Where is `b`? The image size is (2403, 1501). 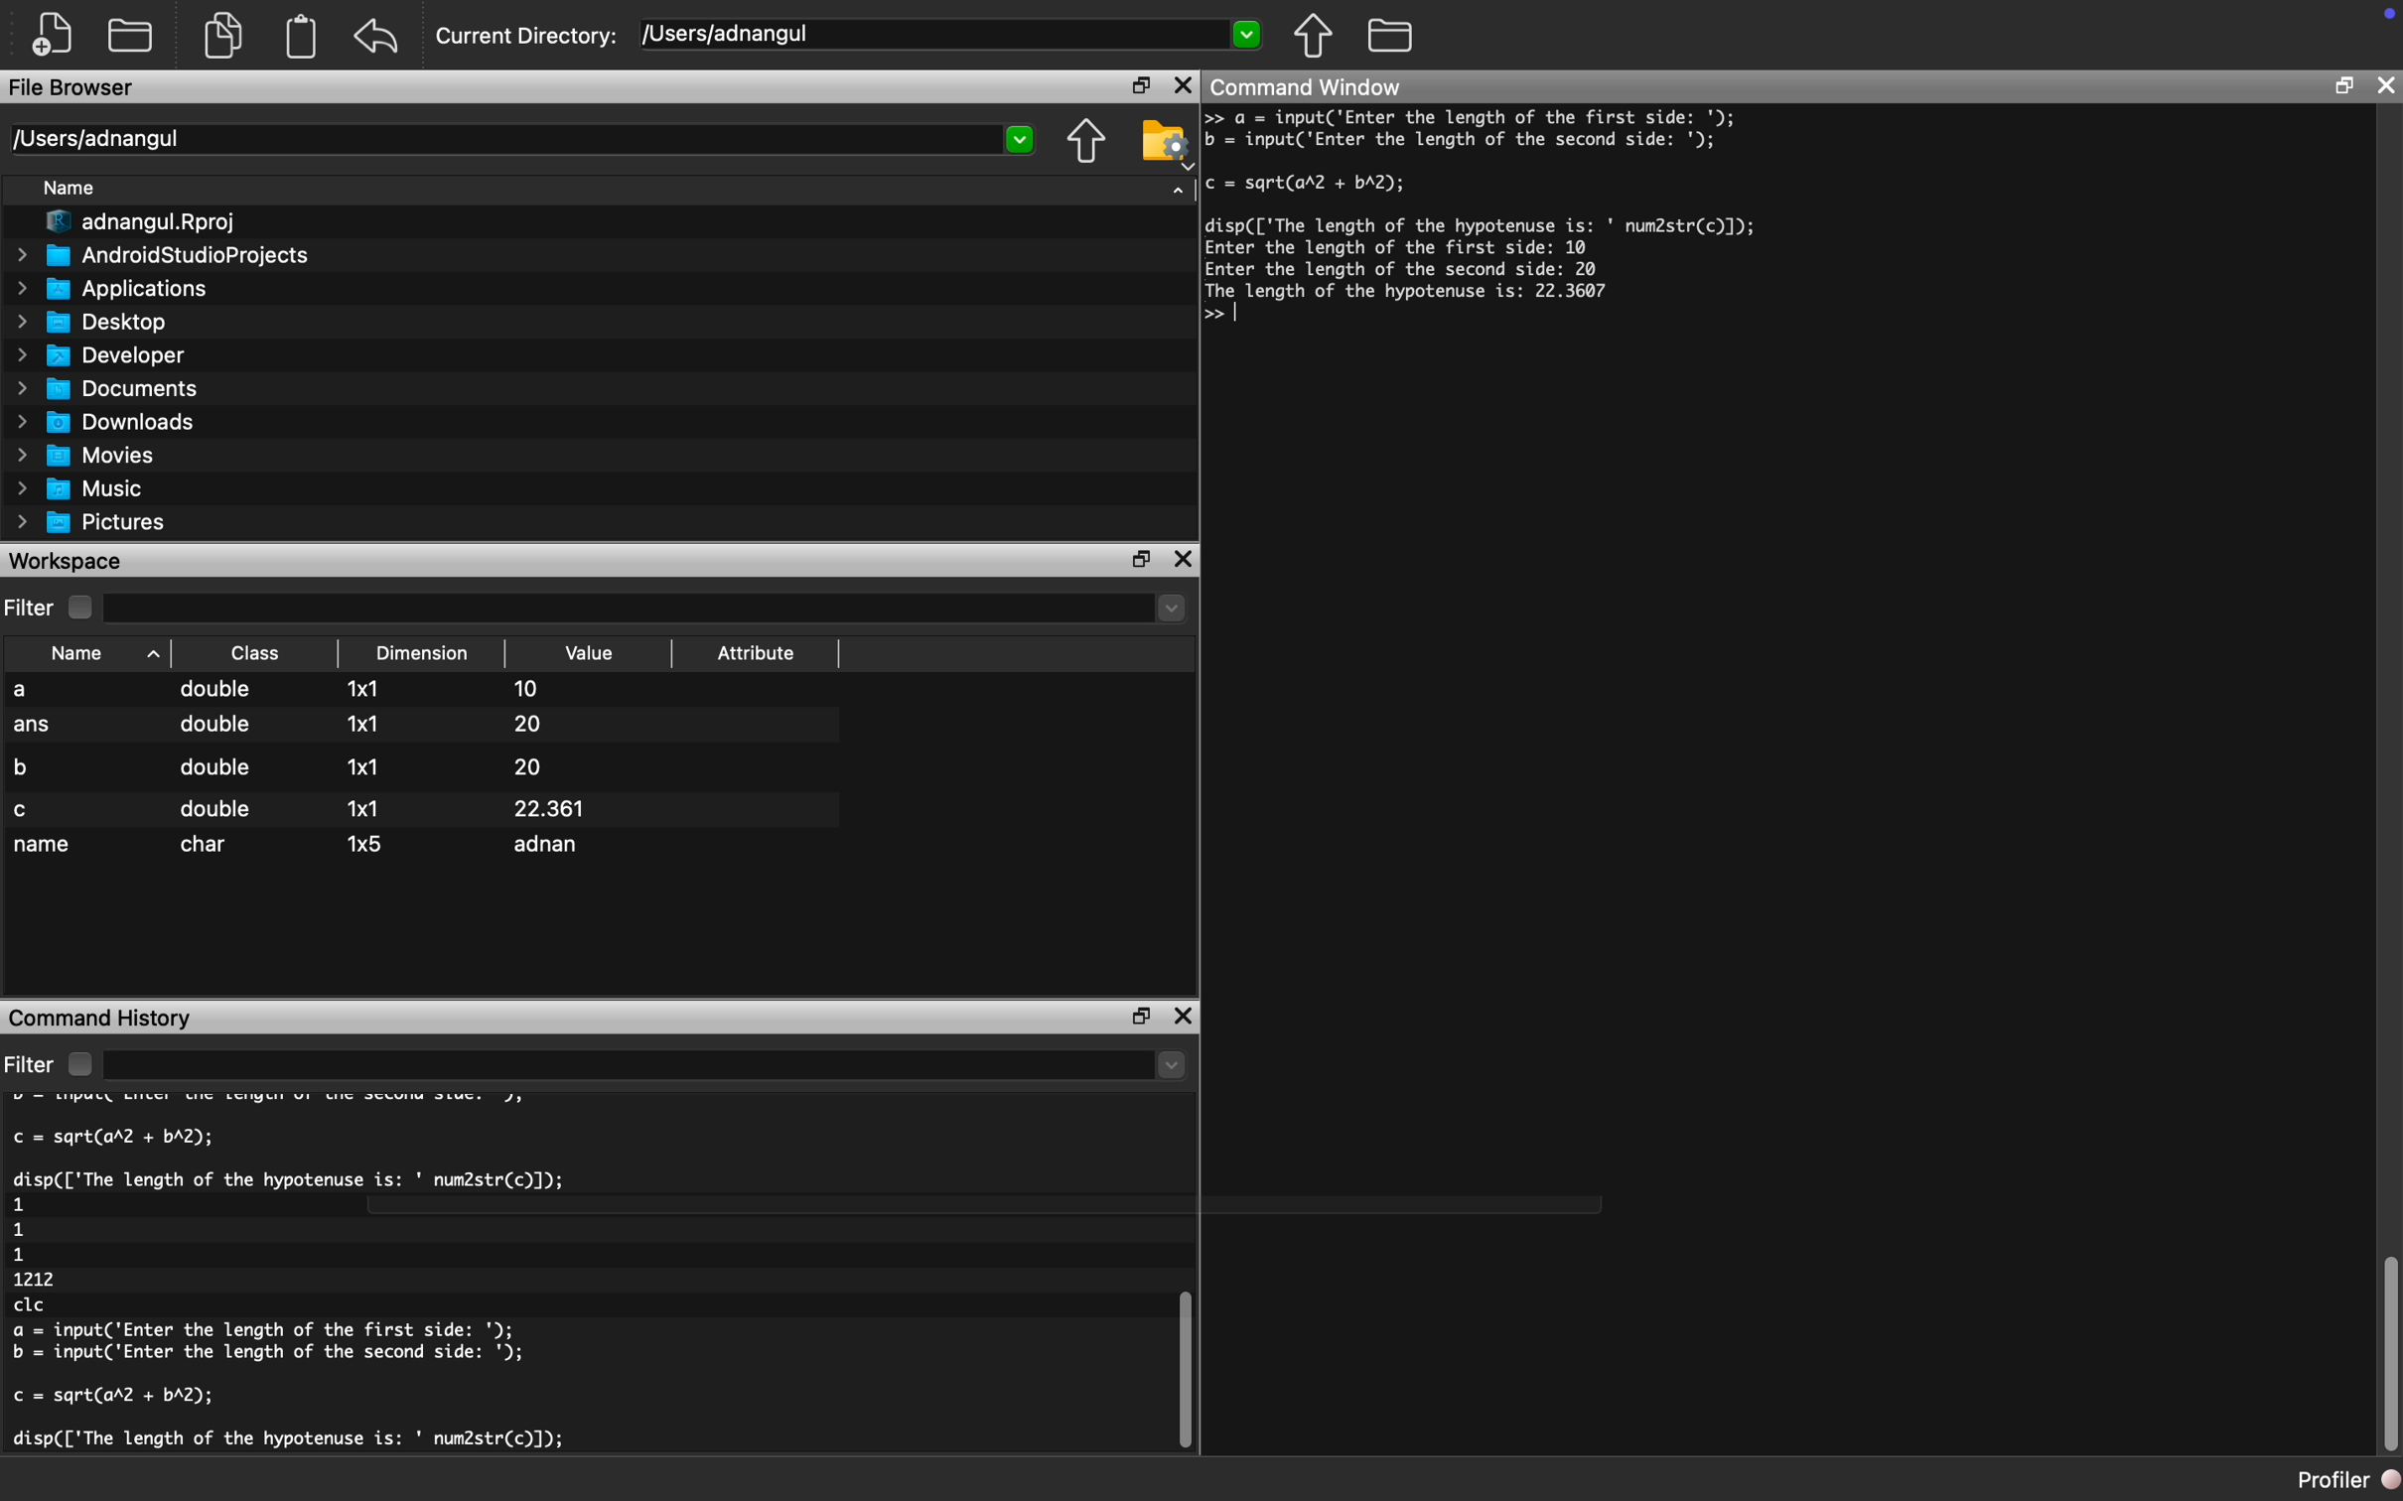
b is located at coordinates (30, 764).